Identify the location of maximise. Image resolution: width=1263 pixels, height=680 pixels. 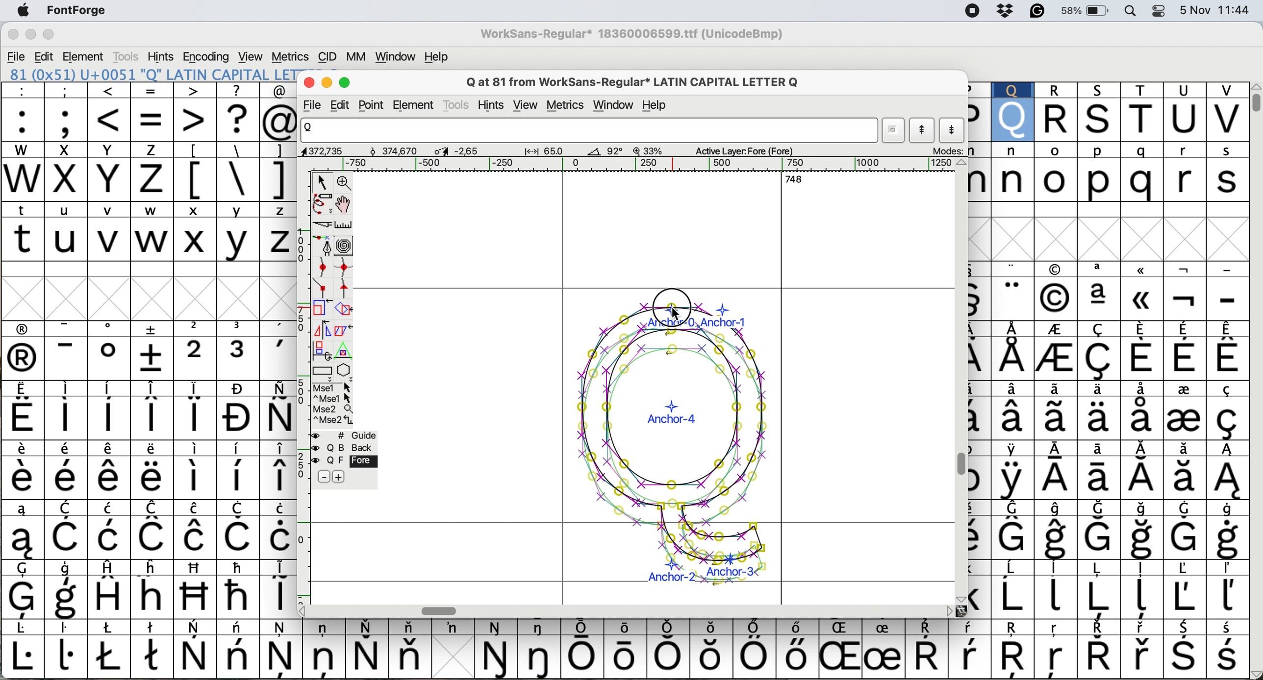
(49, 34).